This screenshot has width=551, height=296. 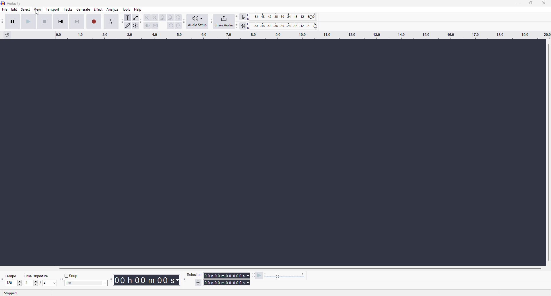 What do you see at coordinates (138, 9) in the screenshot?
I see `help` at bounding box center [138, 9].